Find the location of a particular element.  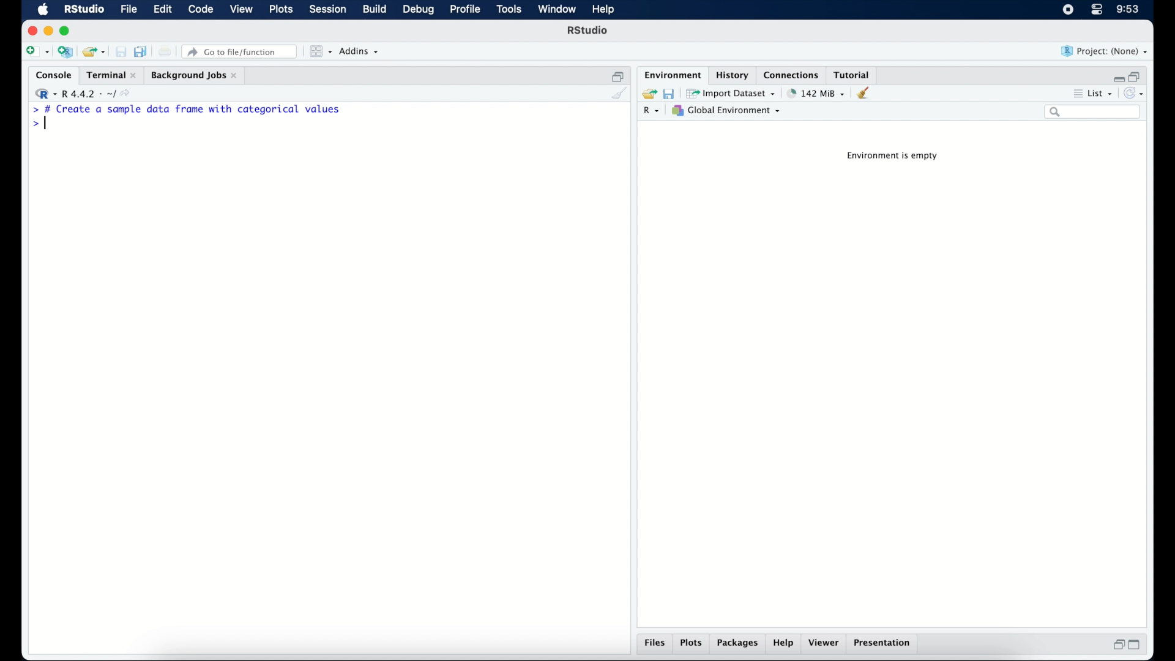

edit is located at coordinates (163, 10).